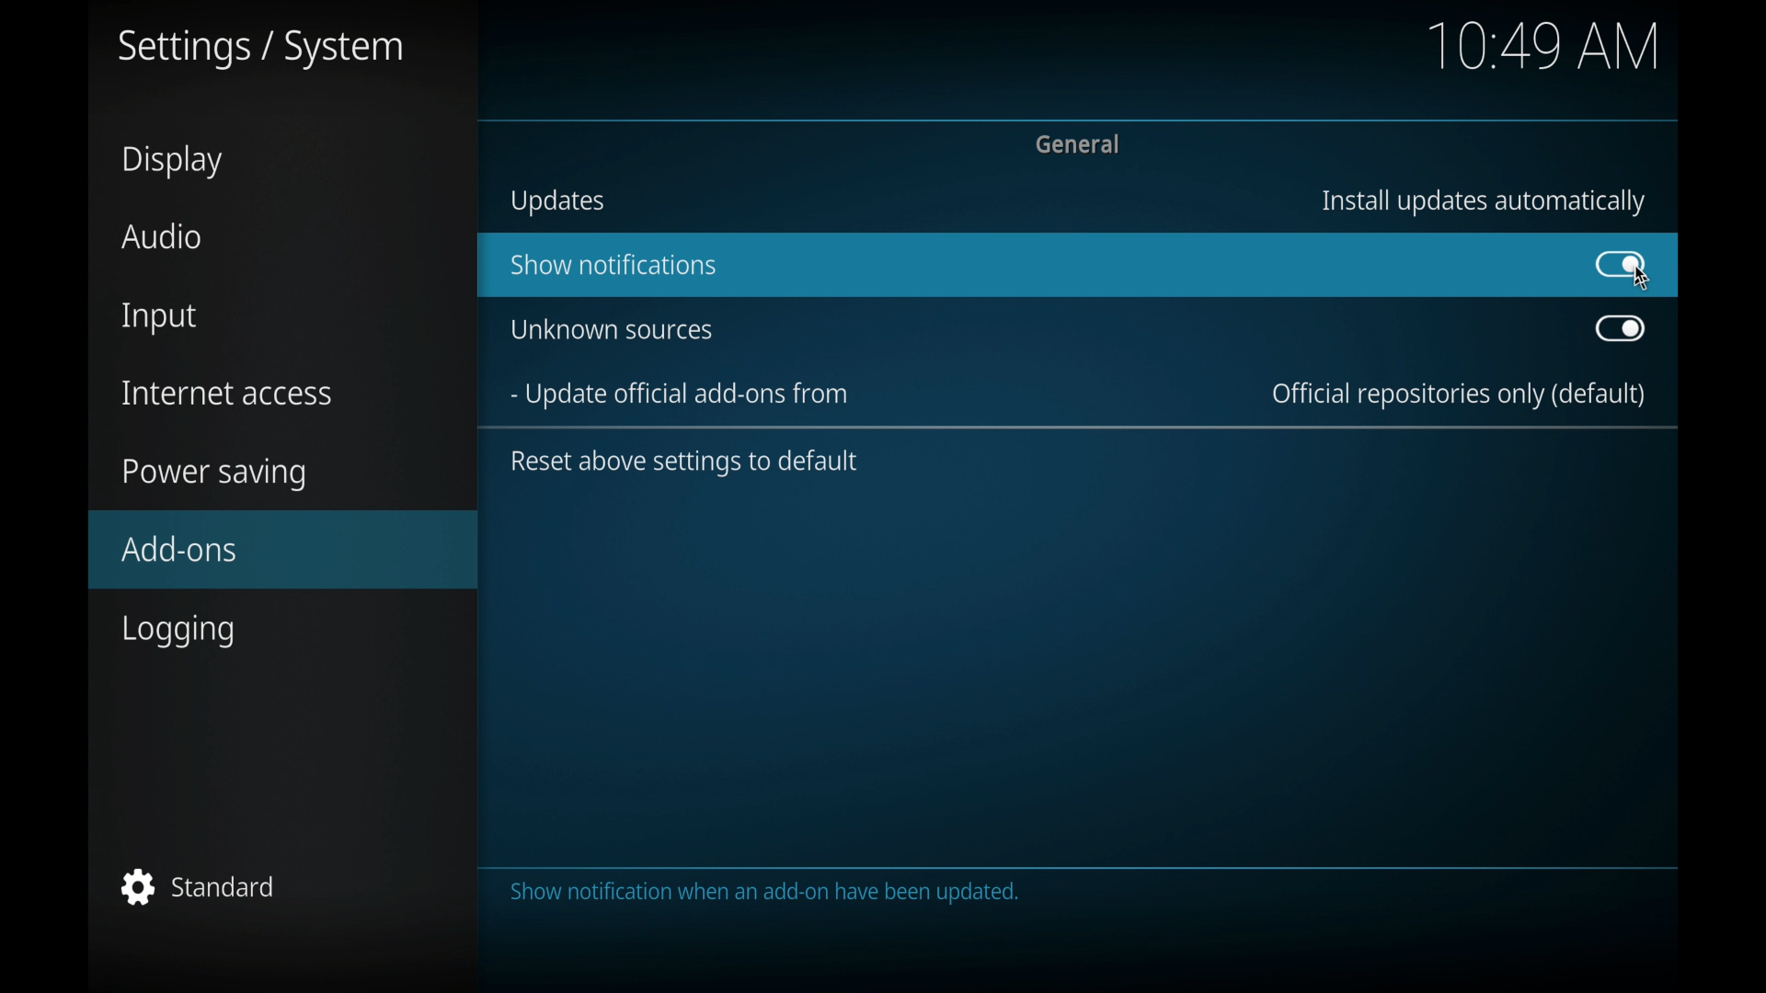  What do you see at coordinates (261, 49) in the screenshot?
I see `settings/system` at bounding box center [261, 49].